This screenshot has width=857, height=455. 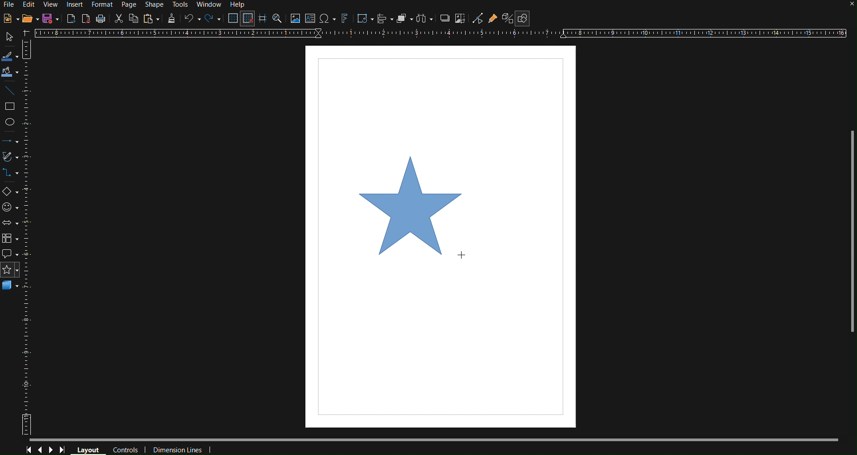 What do you see at coordinates (278, 19) in the screenshot?
I see `Zoom and Pan` at bounding box center [278, 19].